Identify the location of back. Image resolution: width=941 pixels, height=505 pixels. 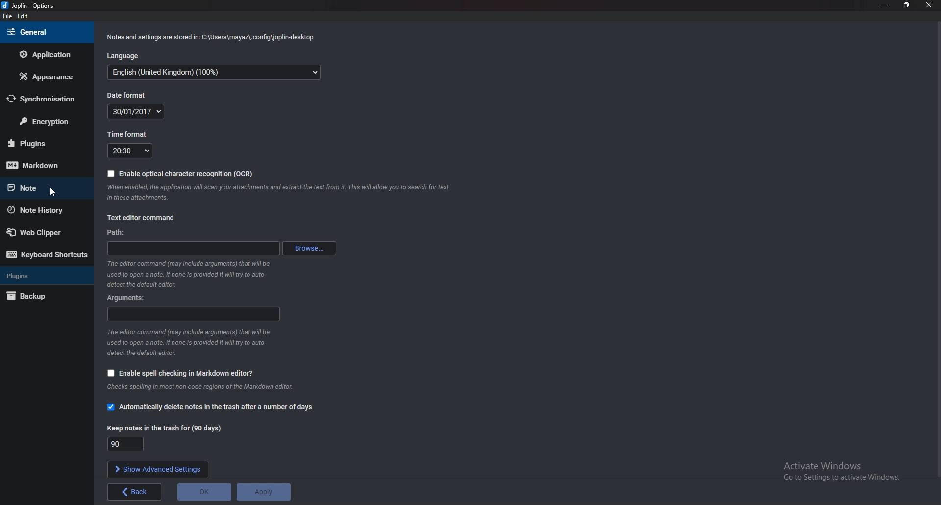
(136, 492).